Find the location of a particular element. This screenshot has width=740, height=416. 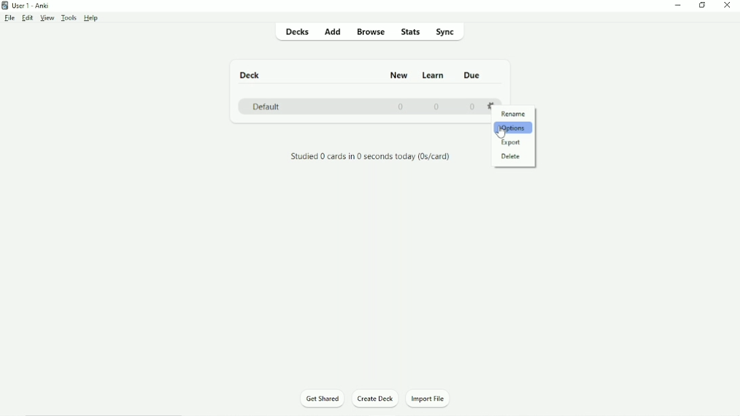

Export is located at coordinates (511, 142).